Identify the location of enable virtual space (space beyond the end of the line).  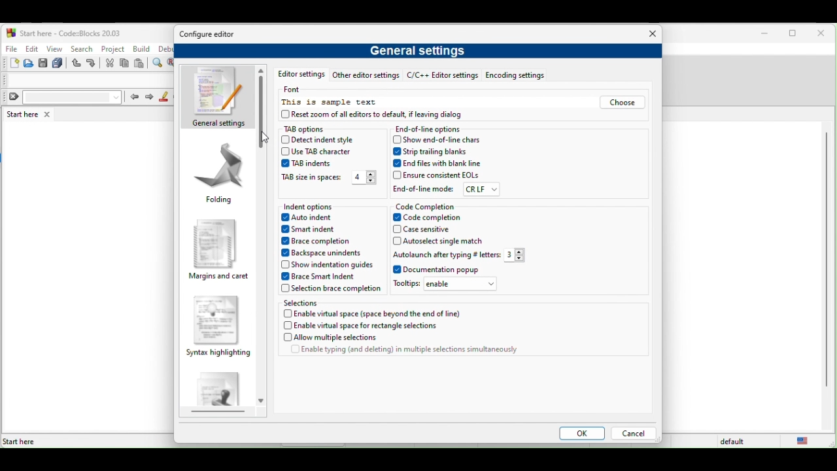
(375, 313).